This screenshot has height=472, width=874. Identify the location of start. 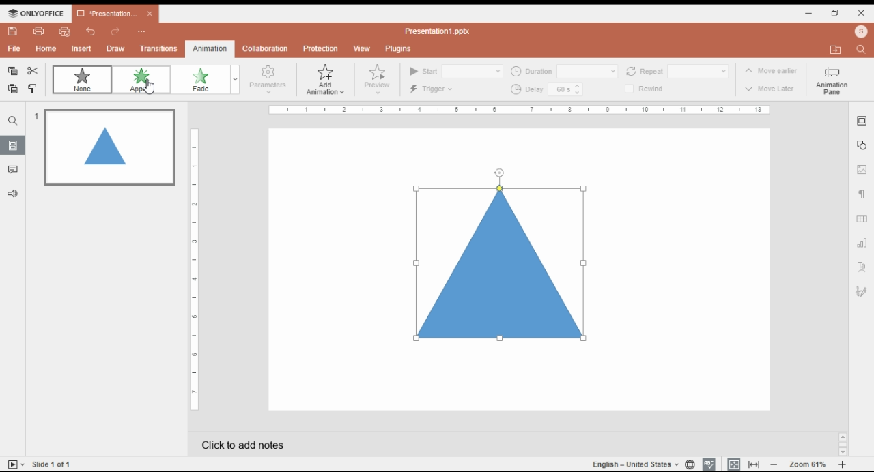
(424, 71).